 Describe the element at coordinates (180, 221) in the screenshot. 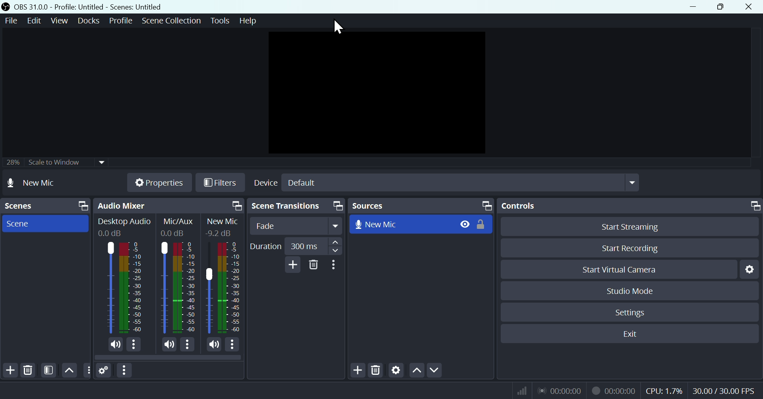

I see `` at that location.